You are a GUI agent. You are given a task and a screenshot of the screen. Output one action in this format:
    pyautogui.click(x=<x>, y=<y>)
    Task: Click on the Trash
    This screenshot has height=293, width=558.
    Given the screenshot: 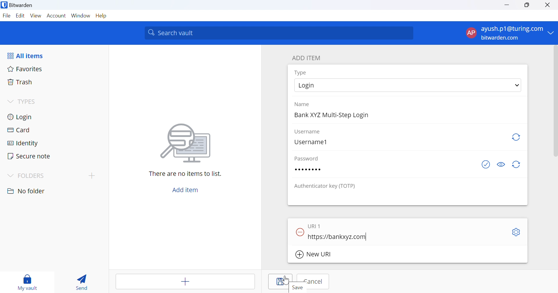 What is the action you would take?
    pyautogui.click(x=20, y=82)
    